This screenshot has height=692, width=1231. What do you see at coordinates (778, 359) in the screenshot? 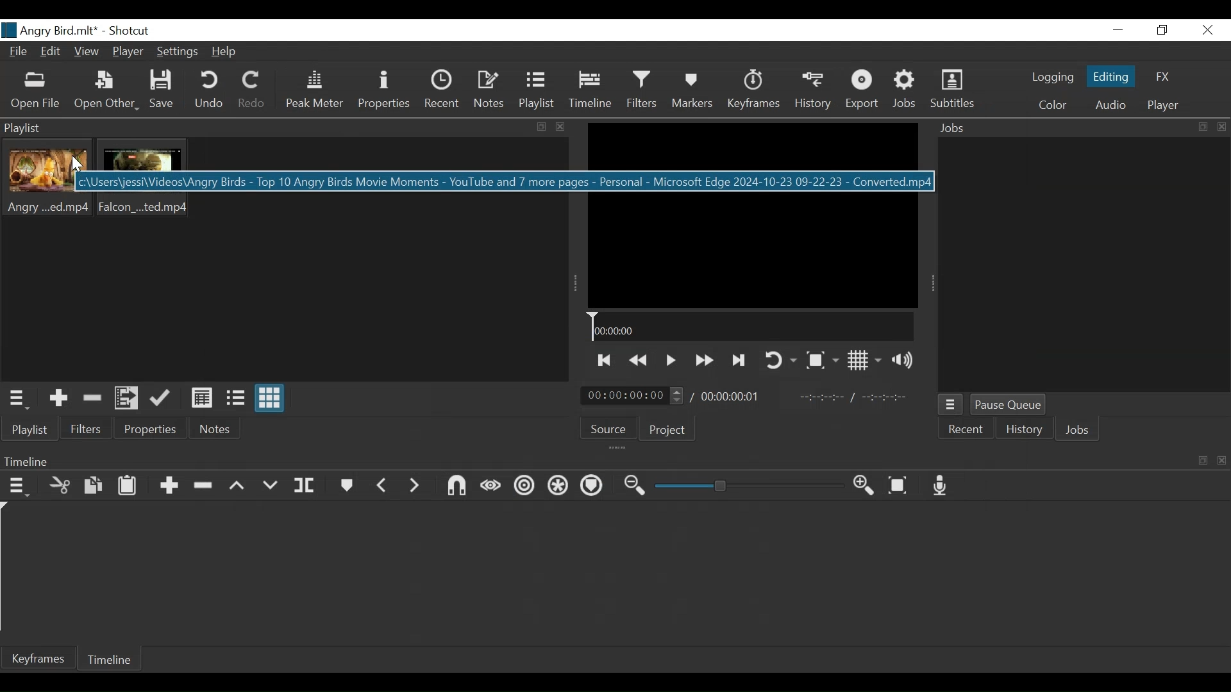
I see `Toggle player looping` at bounding box center [778, 359].